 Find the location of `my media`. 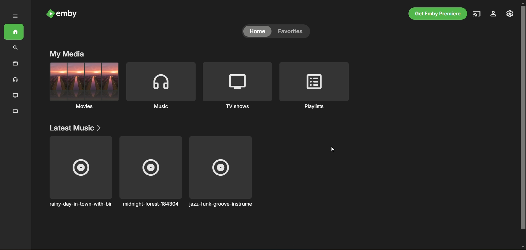

my media is located at coordinates (67, 54).